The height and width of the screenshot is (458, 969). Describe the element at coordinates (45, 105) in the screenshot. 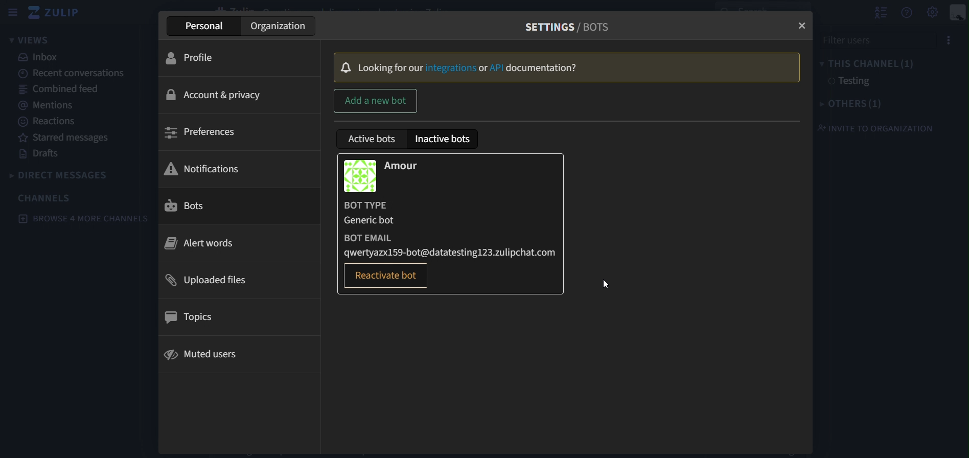

I see `mentions` at that location.